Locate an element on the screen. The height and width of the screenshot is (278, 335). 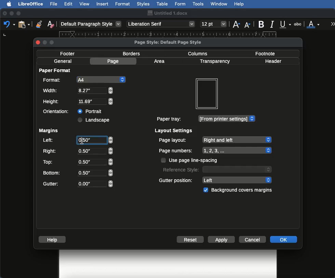
Gutter is located at coordinates (78, 184).